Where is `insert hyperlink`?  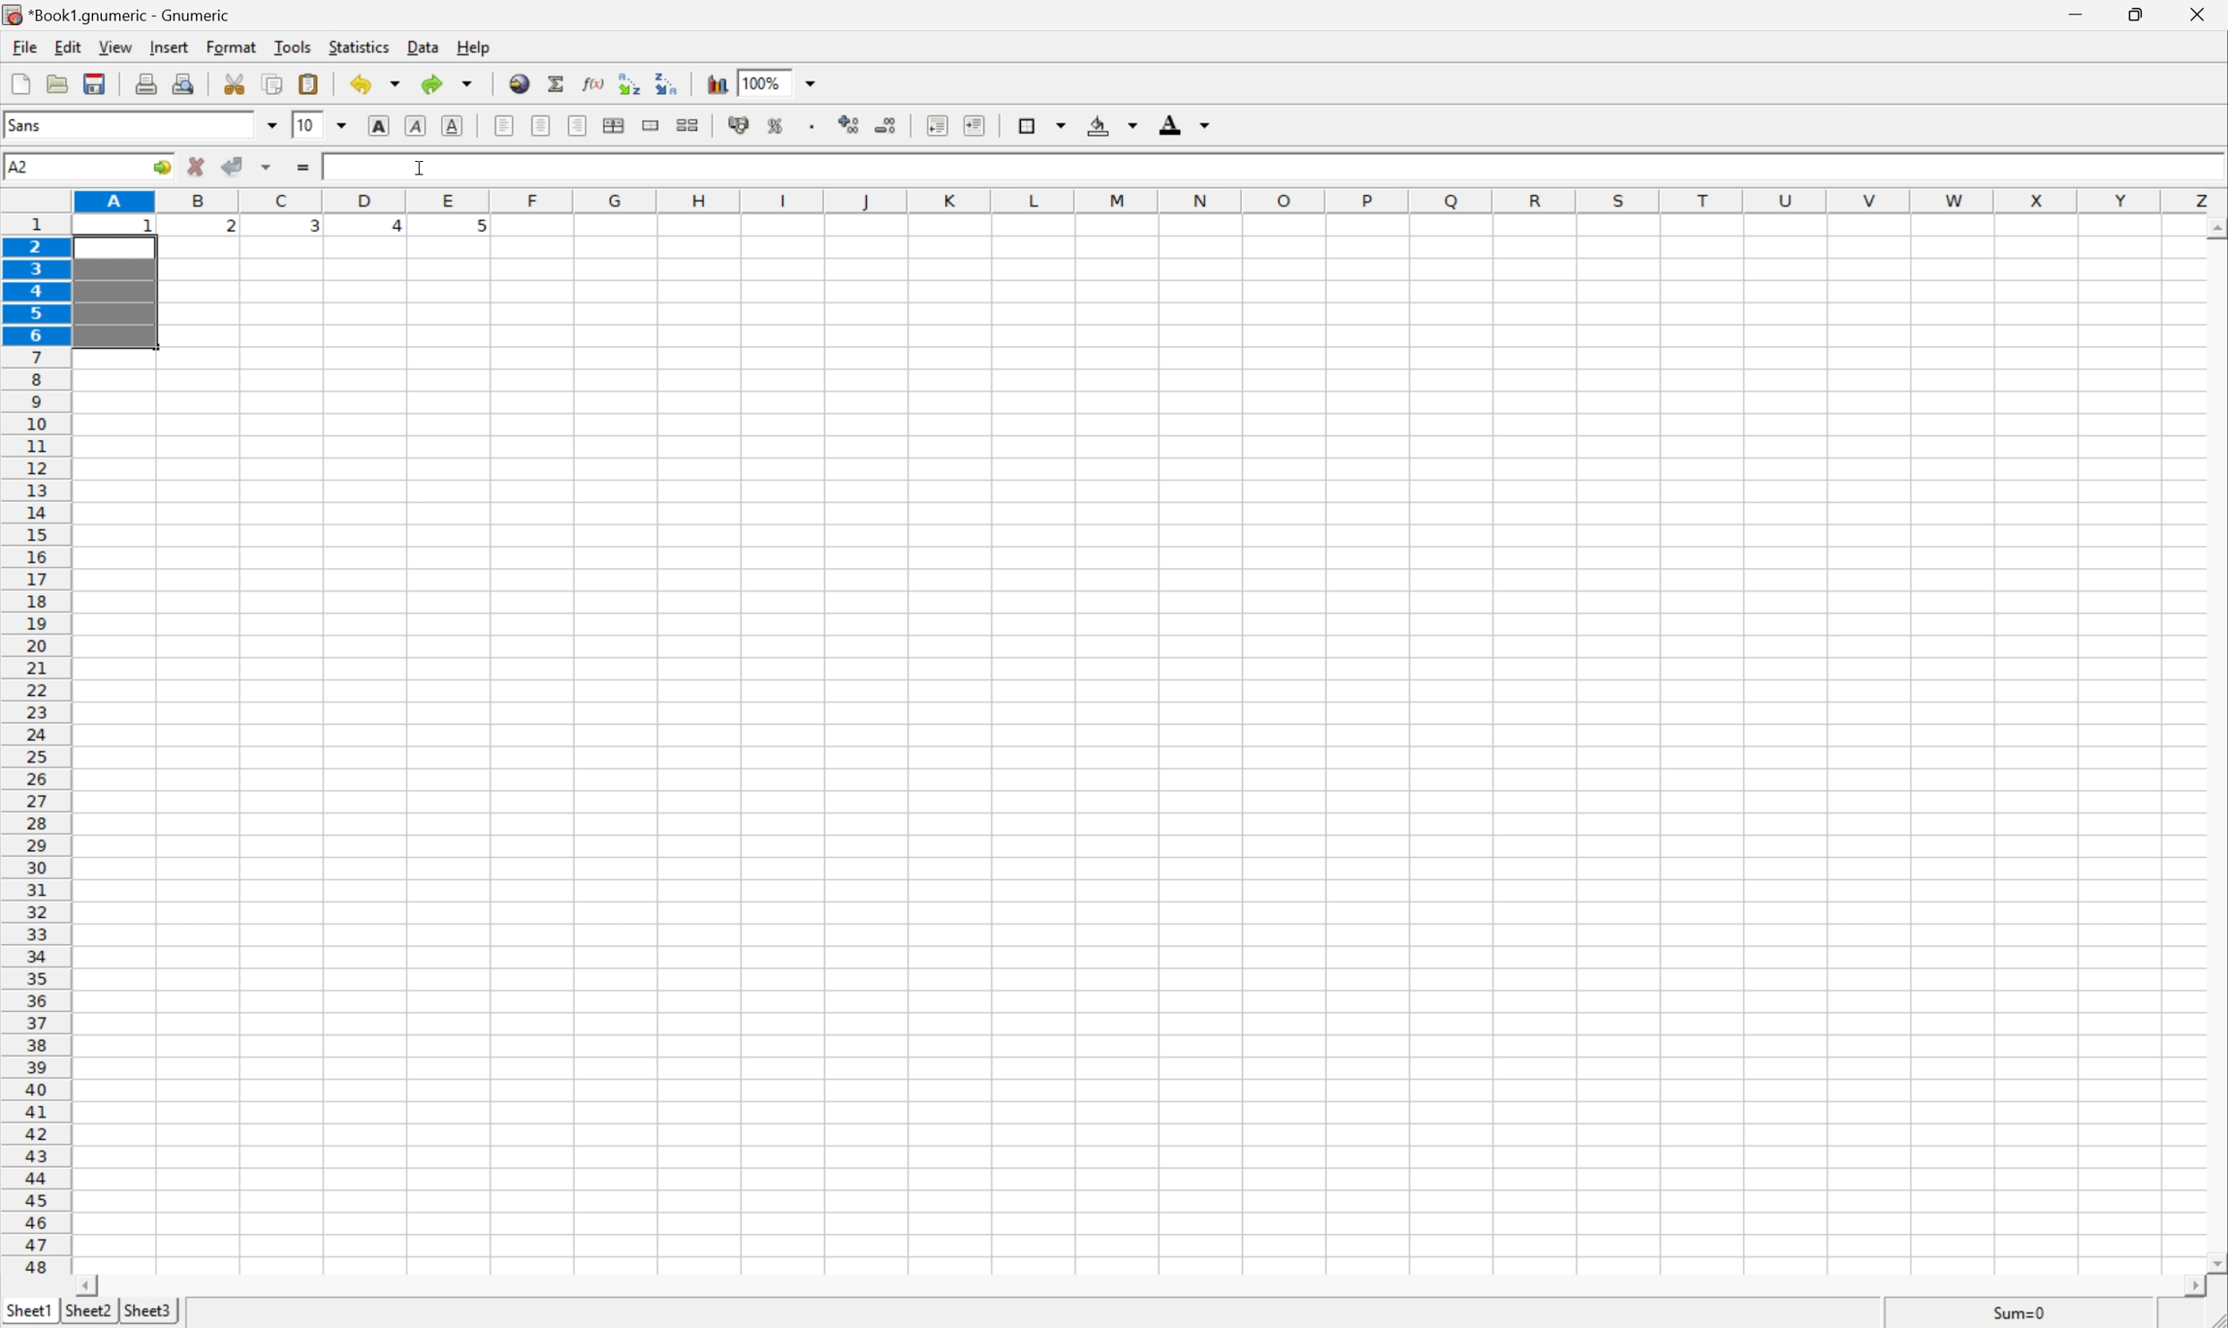 insert hyperlink is located at coordinates (520, 82).